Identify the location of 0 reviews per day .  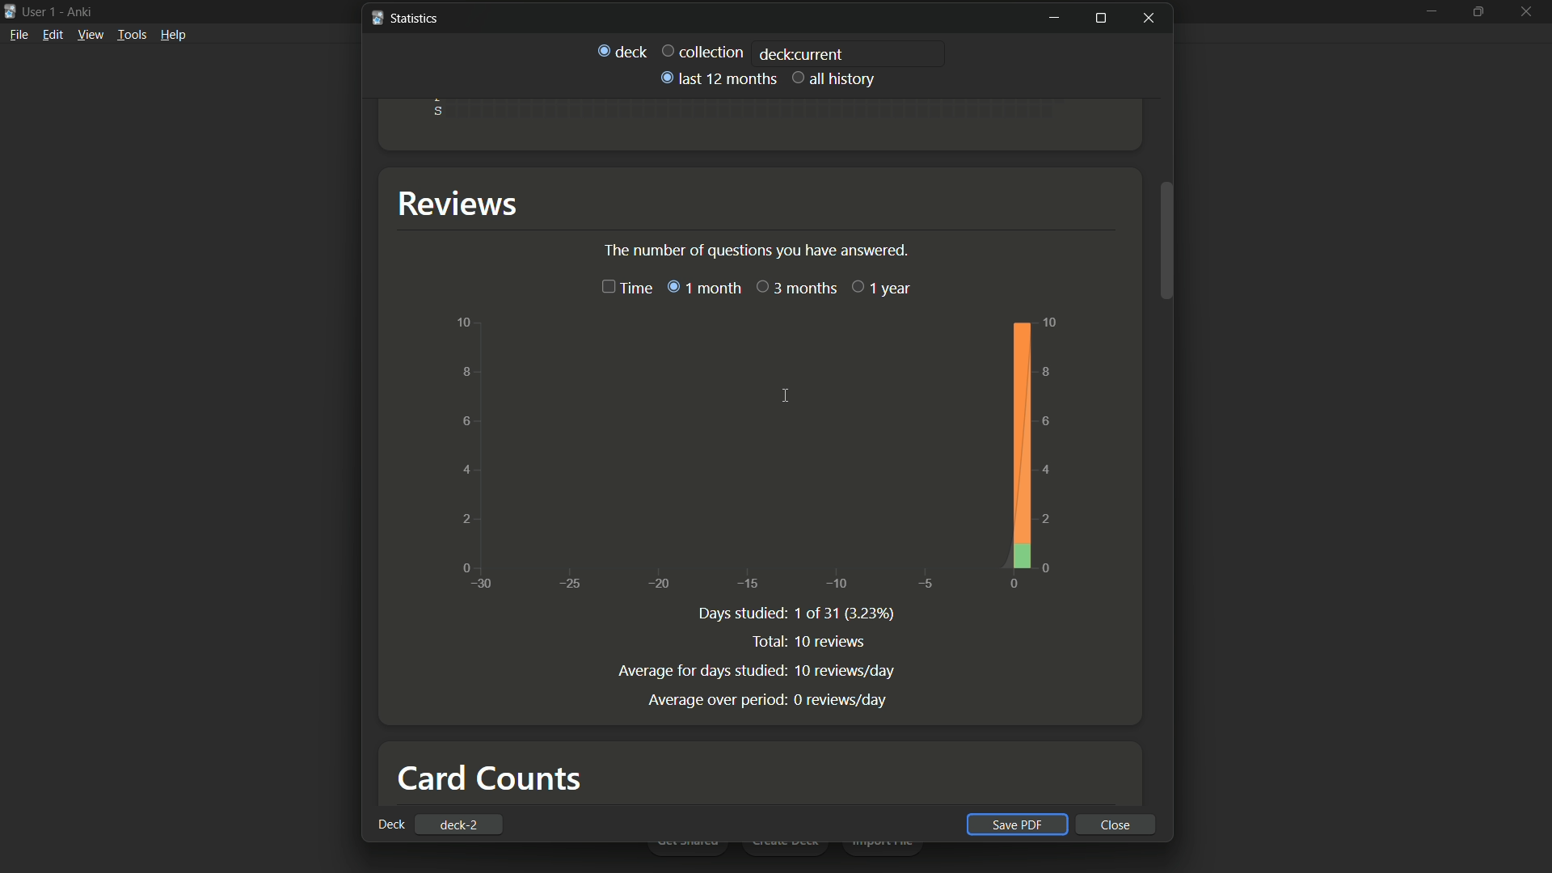
(839, 699).